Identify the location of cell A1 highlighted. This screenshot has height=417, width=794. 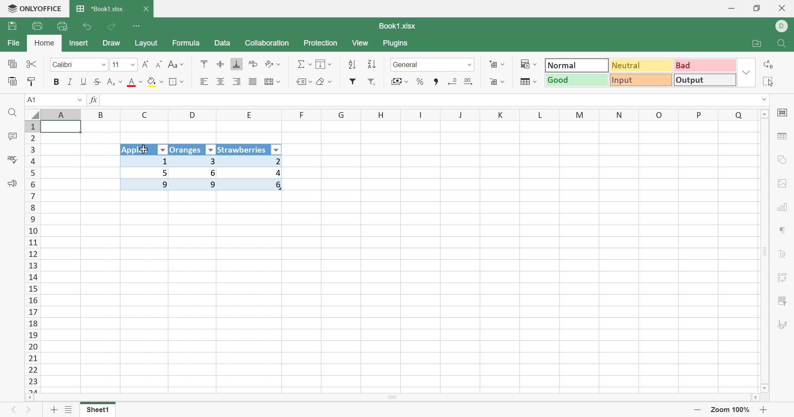
(70, 128).